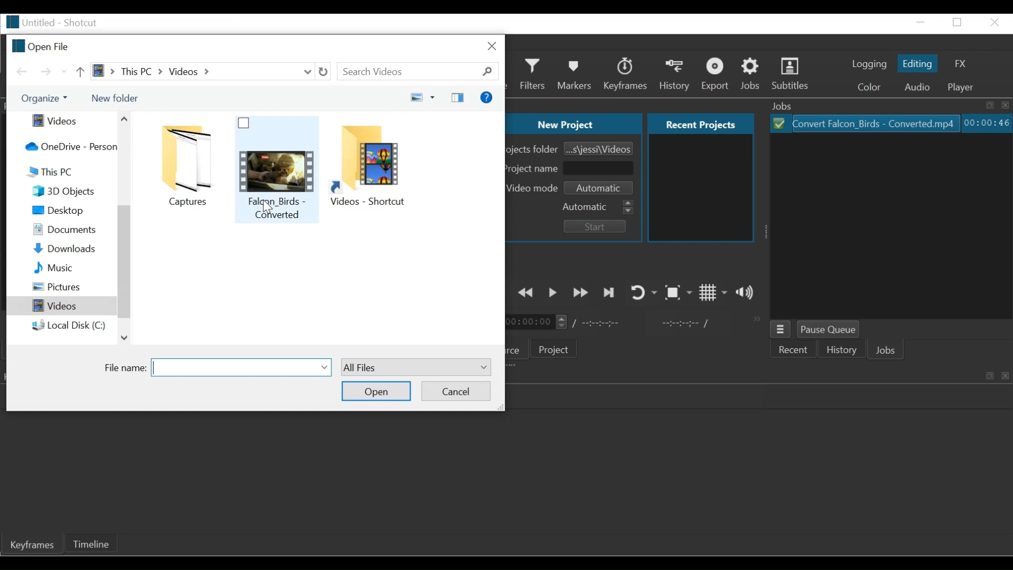 The image size is (1013, 570). Describe the element at coordinates (418, 72) in the screenshot. I see `Search Videos` at that location.